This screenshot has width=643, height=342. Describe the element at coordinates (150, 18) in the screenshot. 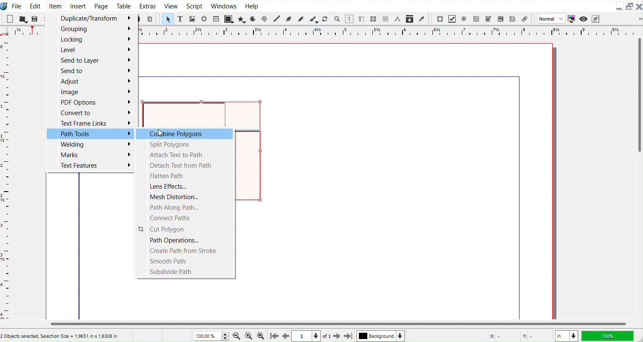

I see `Paste` at that location.